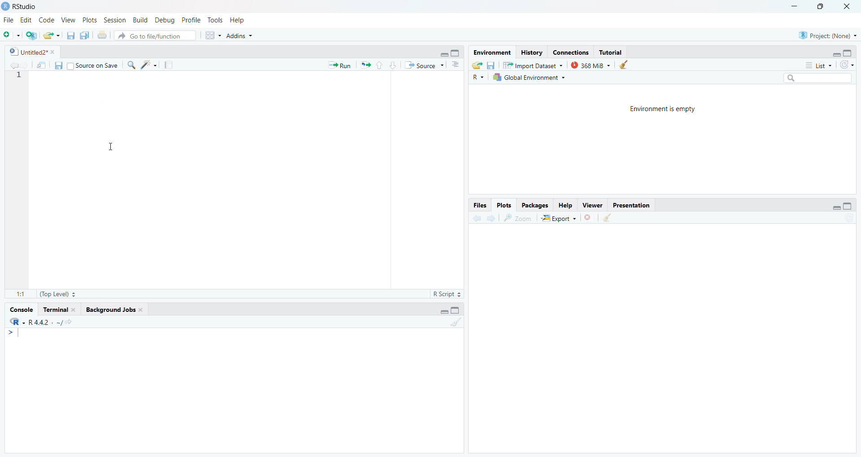 The height and width of the screenshot is (457, 861). Describe the element at coordinates (792, 5) in the screenshot. I see `minimise` at that location.